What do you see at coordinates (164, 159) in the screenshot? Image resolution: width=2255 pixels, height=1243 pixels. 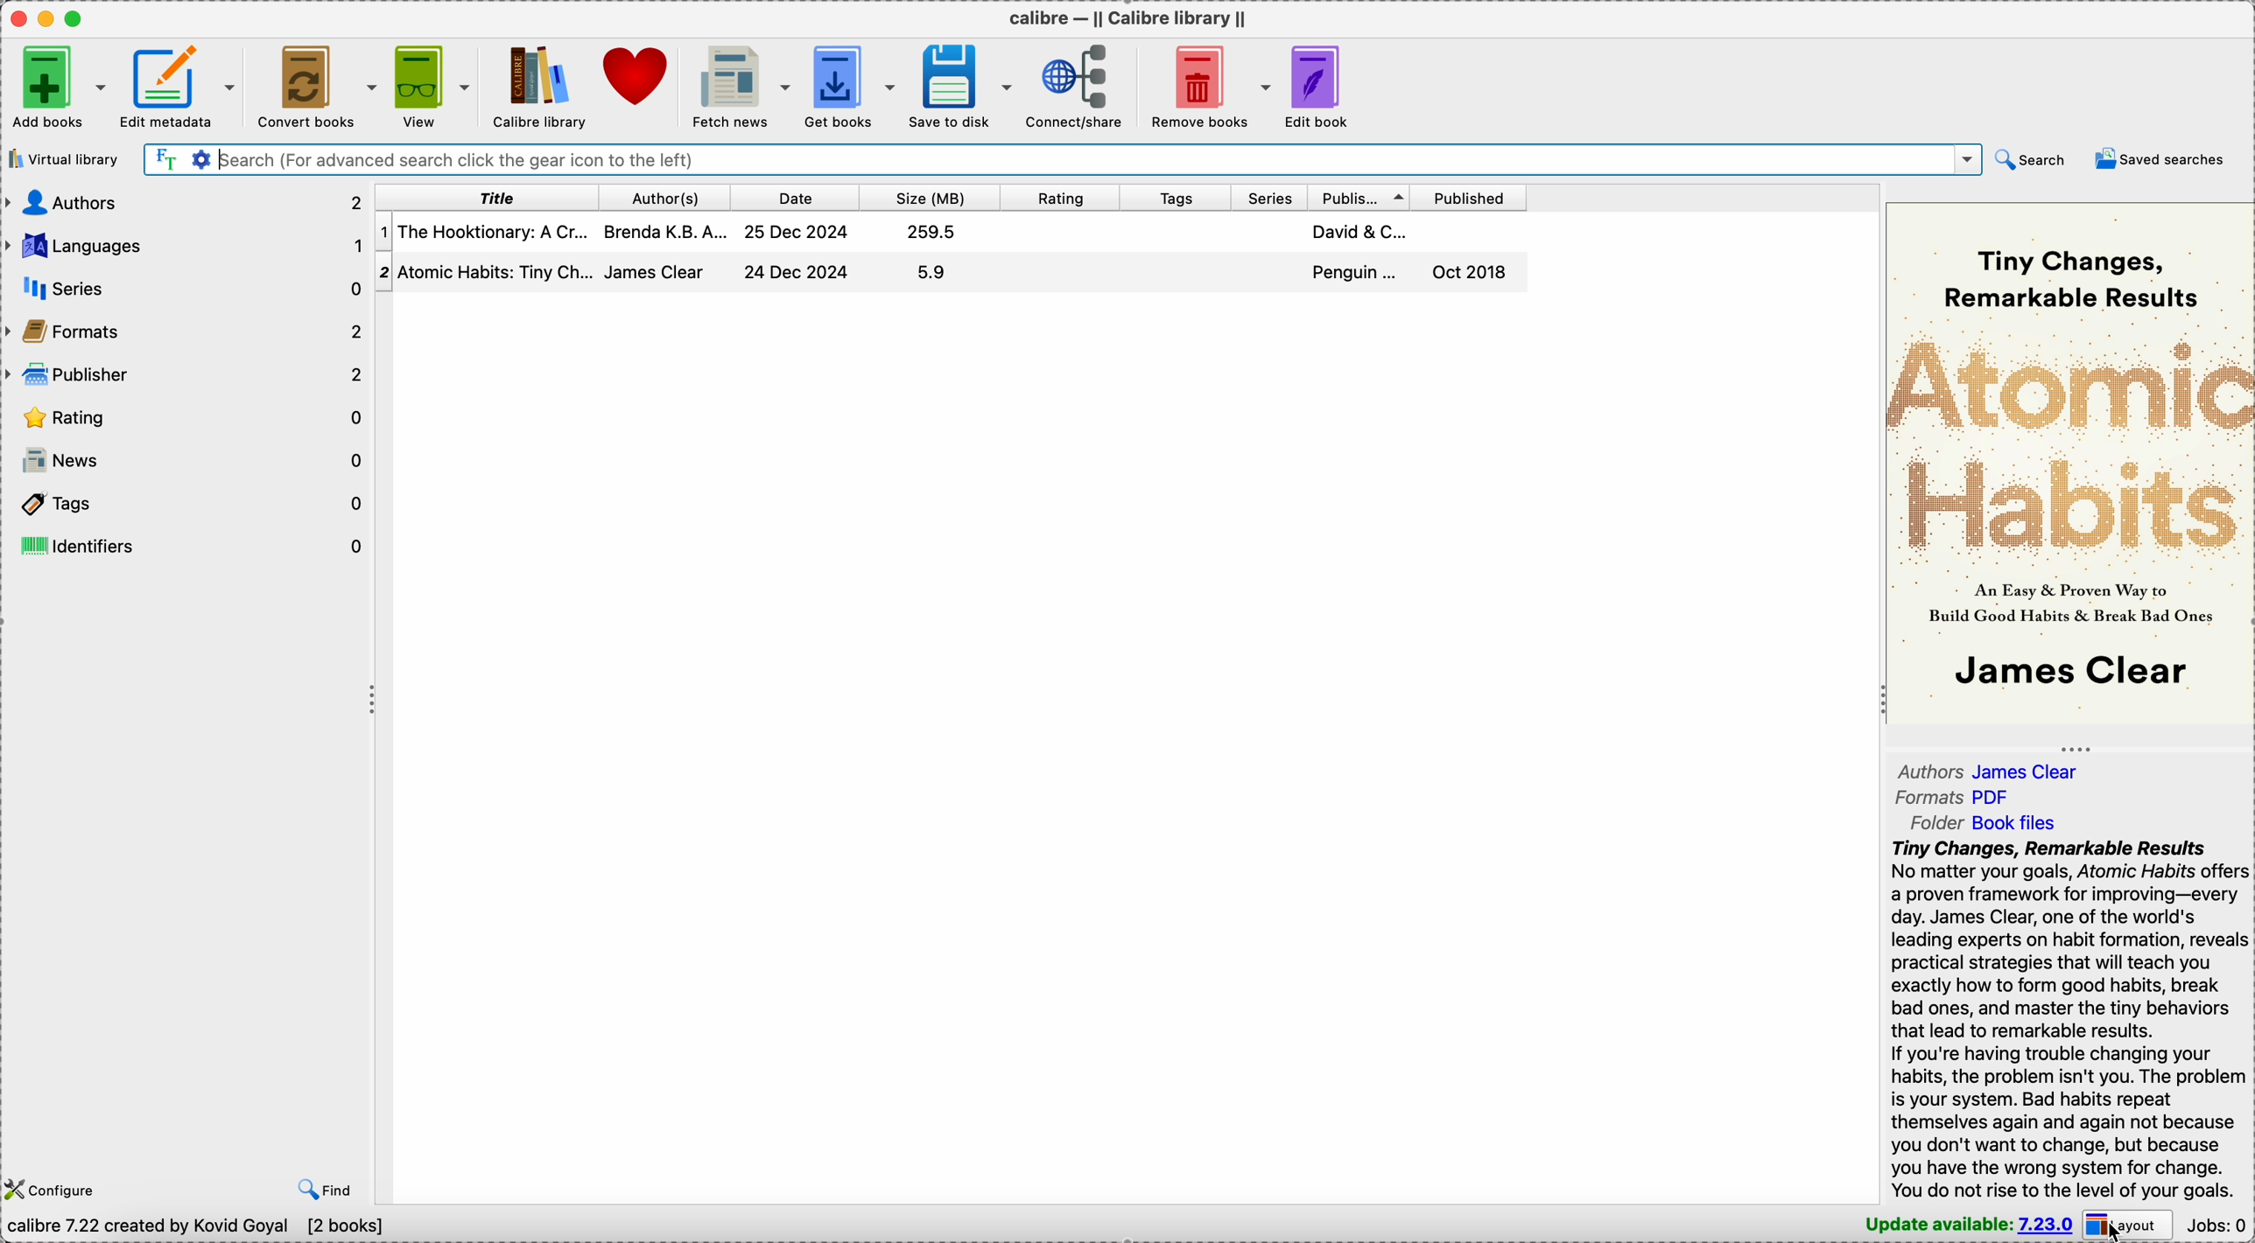 I see `search the text of all books in the library` at bounding box center [164, 159].